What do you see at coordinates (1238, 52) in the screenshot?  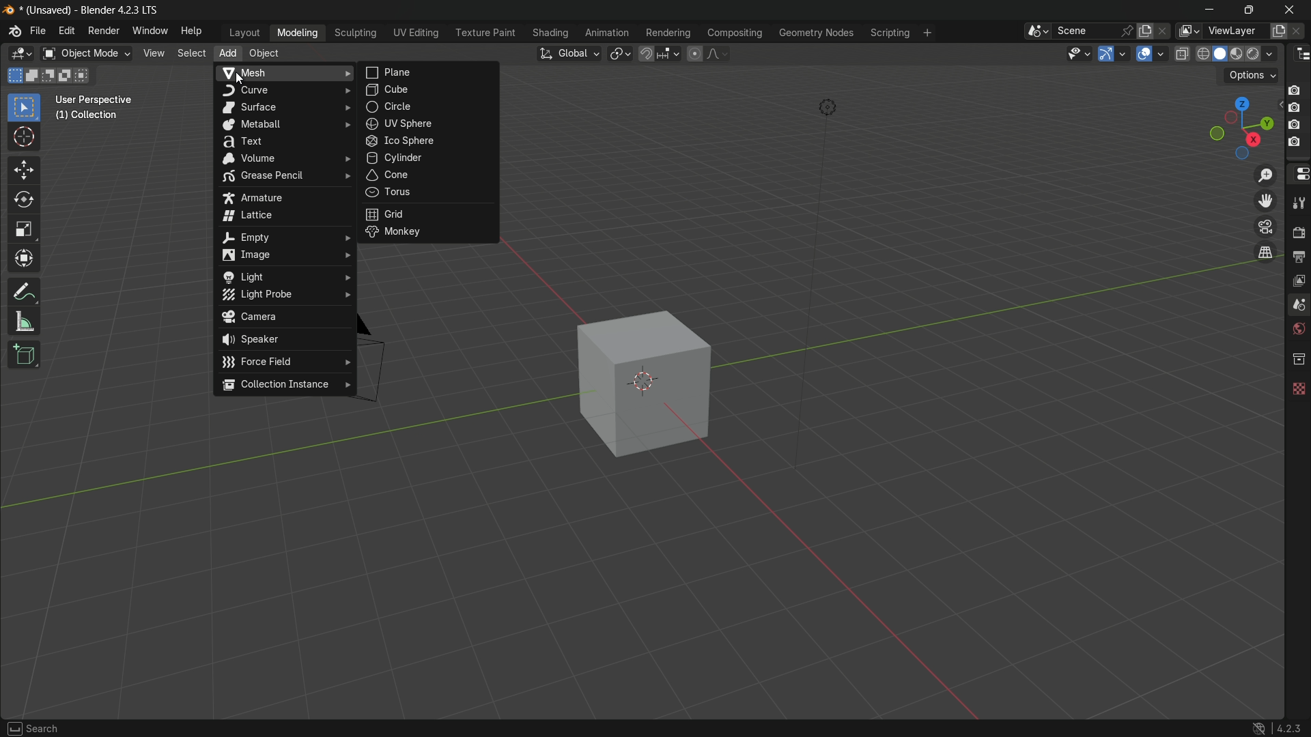 I see `material preview display` at bounding box center [1238, 52].